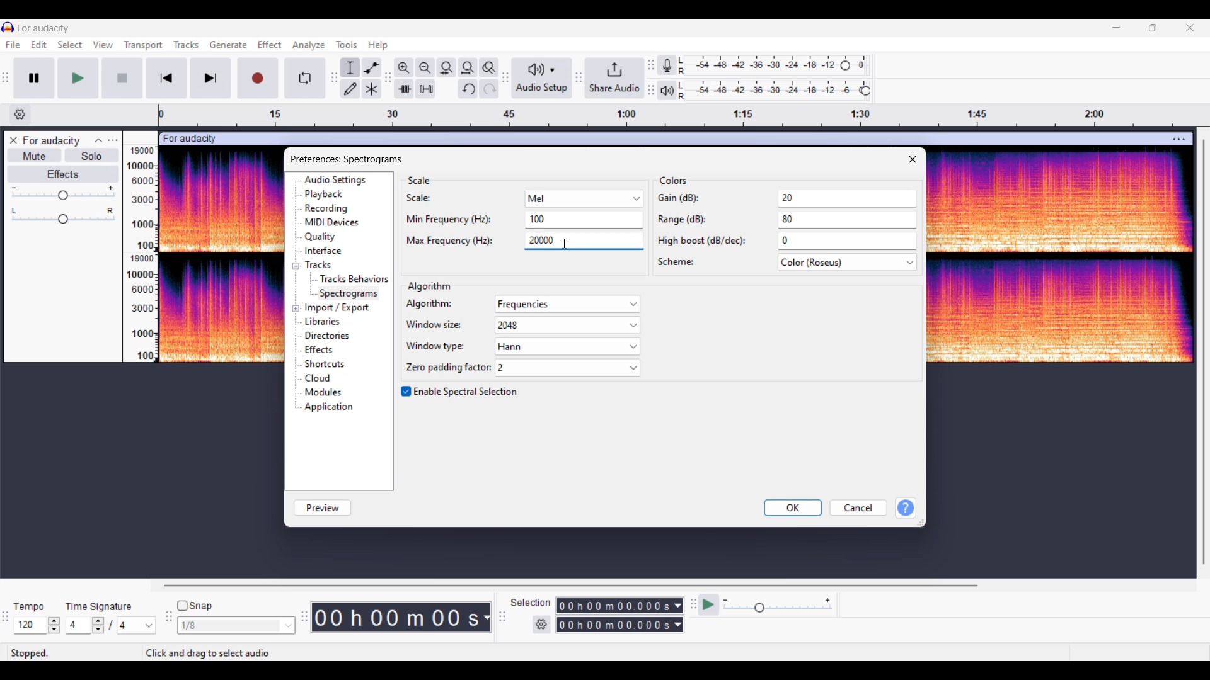 This screenshot has height=680, width=1210. What do you see at coordinates (521, 348) in the screenshot?
I see `window type` at bounding box center [521, 348].